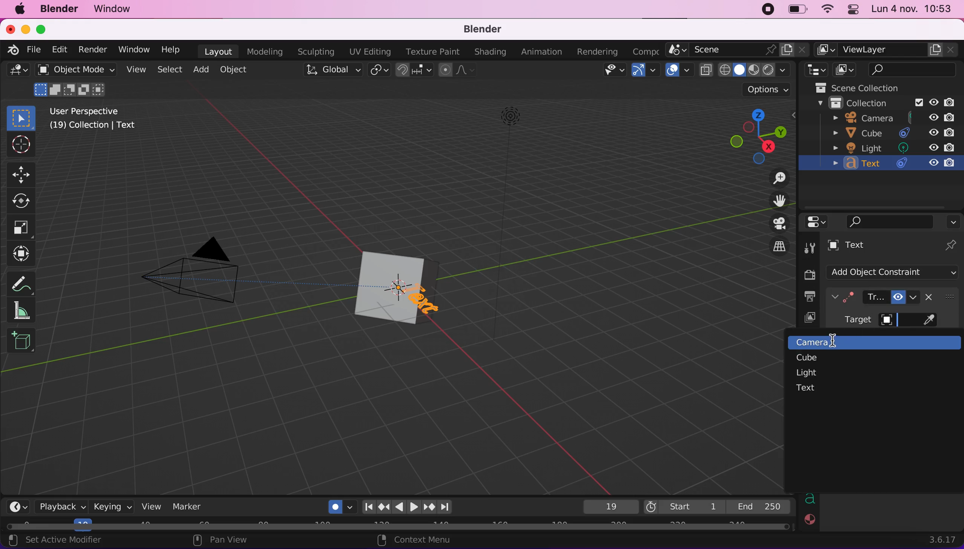 The height and width of the screenshot is (549, 964). I want to click on uv editing, so click(371, 50).